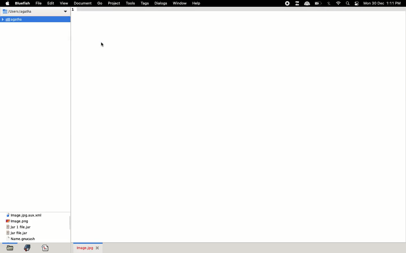 Image resolution: width=406 pixels, height=253 pixels. What do you see at coordinates (114, 3) in the screenshot?
I see `project` at bounding box center [114, 3].